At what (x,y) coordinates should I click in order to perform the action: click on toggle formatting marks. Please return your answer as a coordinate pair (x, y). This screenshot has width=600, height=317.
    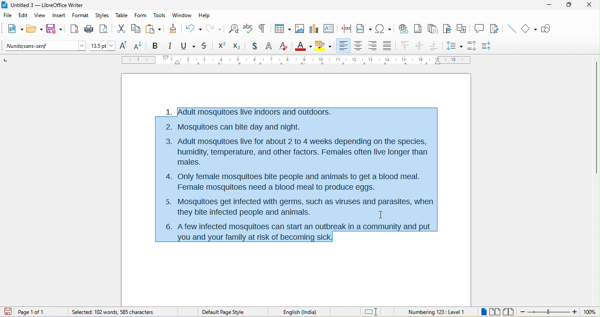
    Looking at the image, I should click on (264, 29).